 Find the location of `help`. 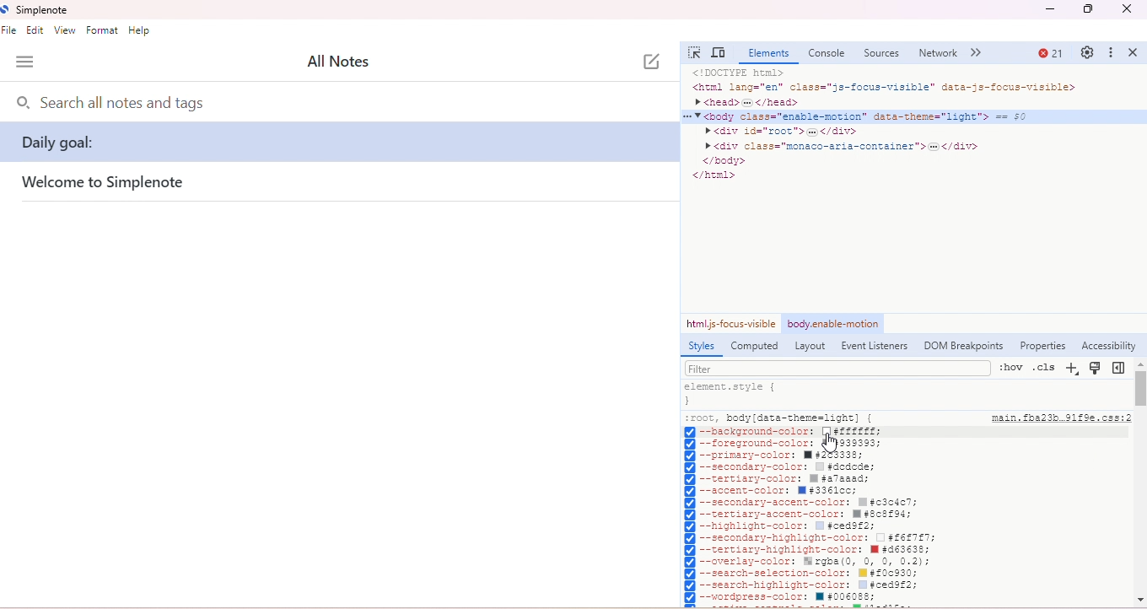

help is located at coordinates (141, 30).